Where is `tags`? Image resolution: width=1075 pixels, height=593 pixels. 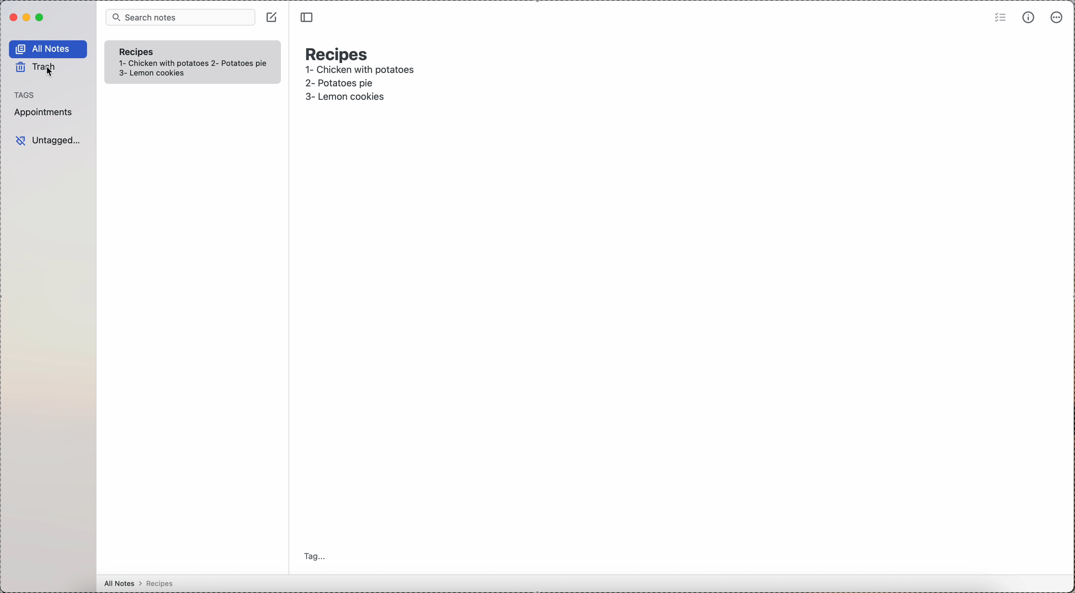
tags is located at coordinates (28, 95).